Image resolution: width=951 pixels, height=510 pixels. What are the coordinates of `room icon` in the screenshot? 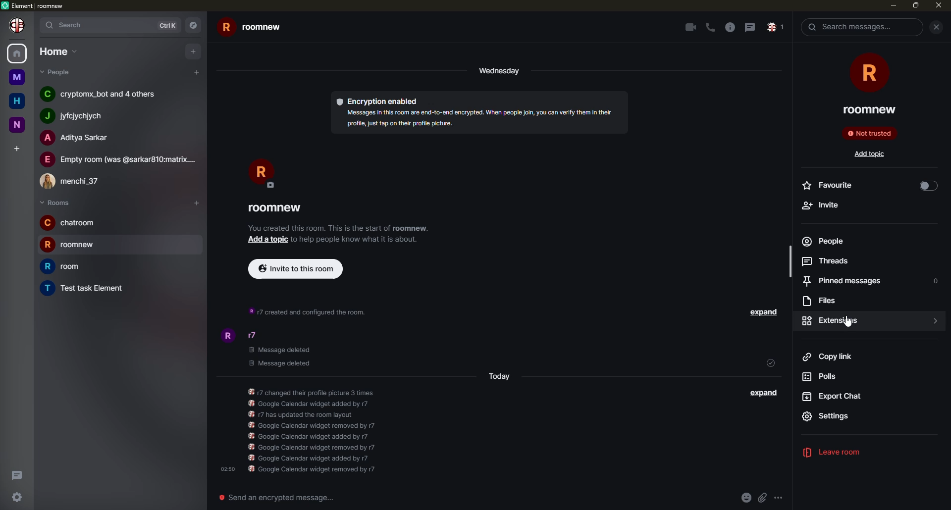 It's located at (865, 74).